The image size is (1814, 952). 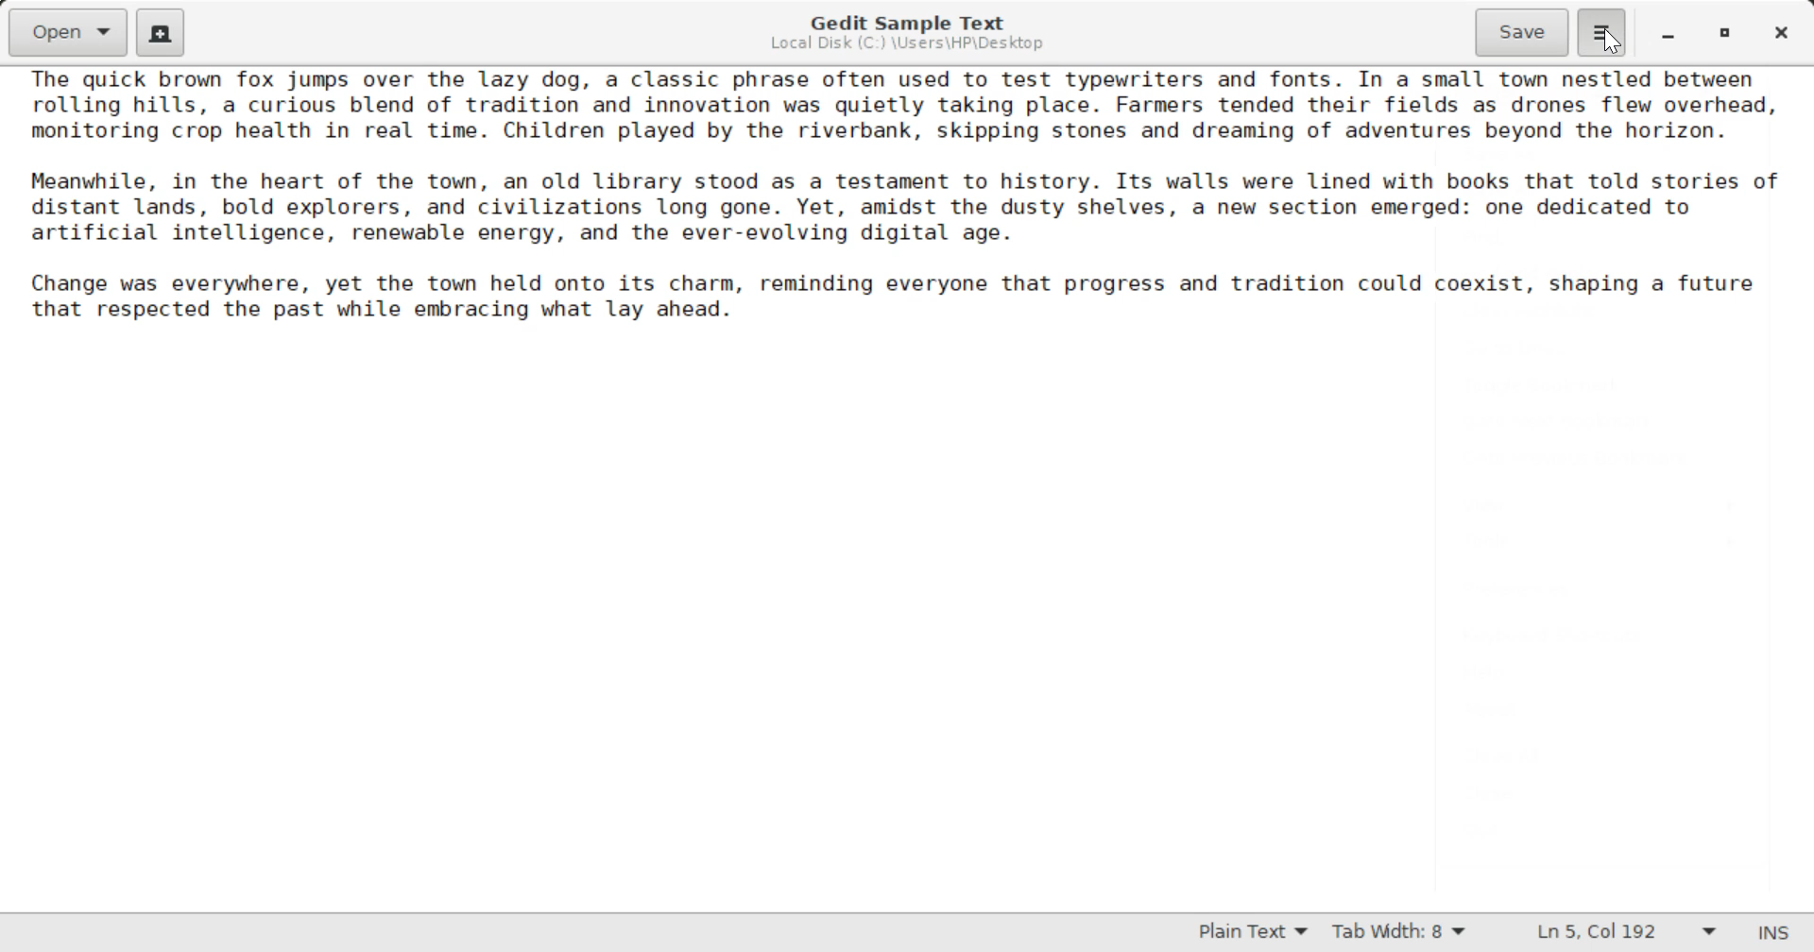 I want to click on File Location, so click(x=905, y=46).